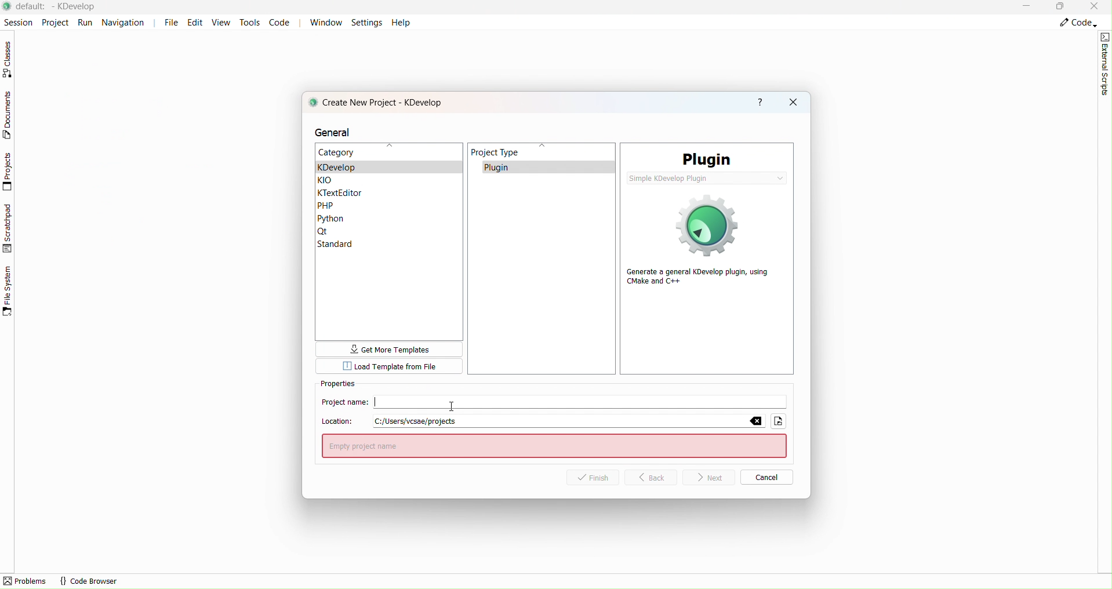 This screenshot has width=1112, height=589. I want to click on Project, so click(54, 21).